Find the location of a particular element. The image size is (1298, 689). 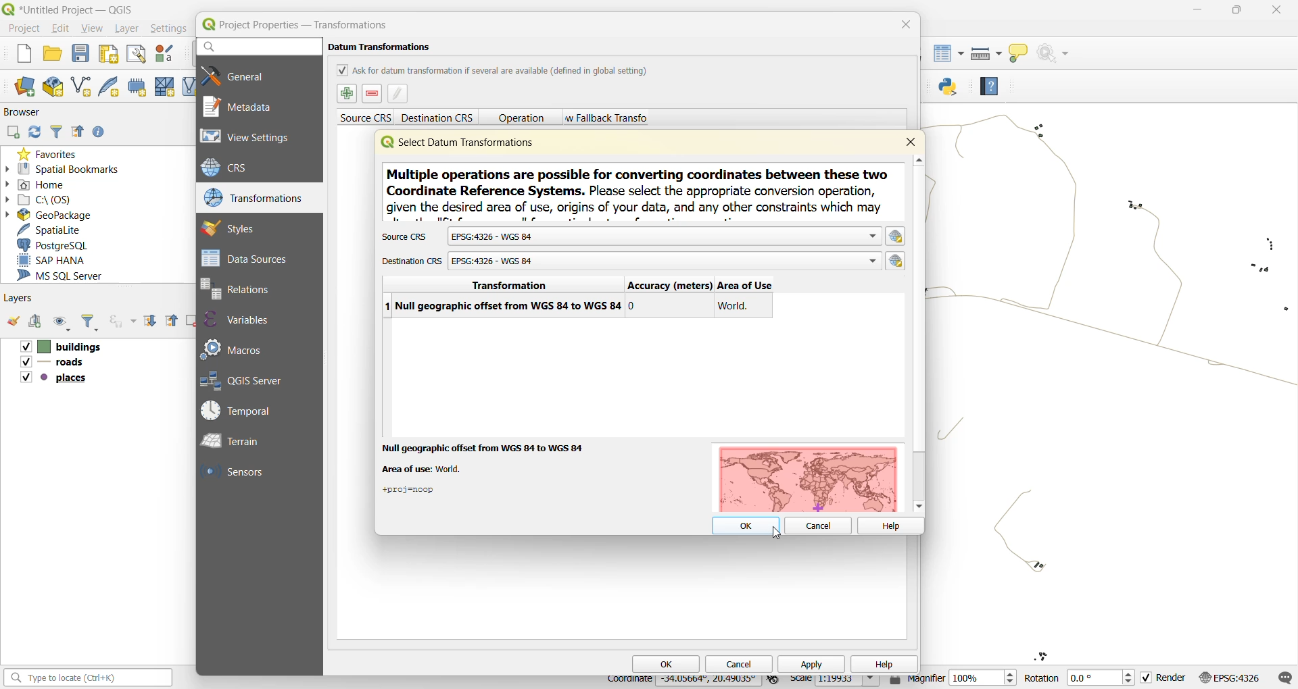

c\:os is located at coordinates (44, 199).